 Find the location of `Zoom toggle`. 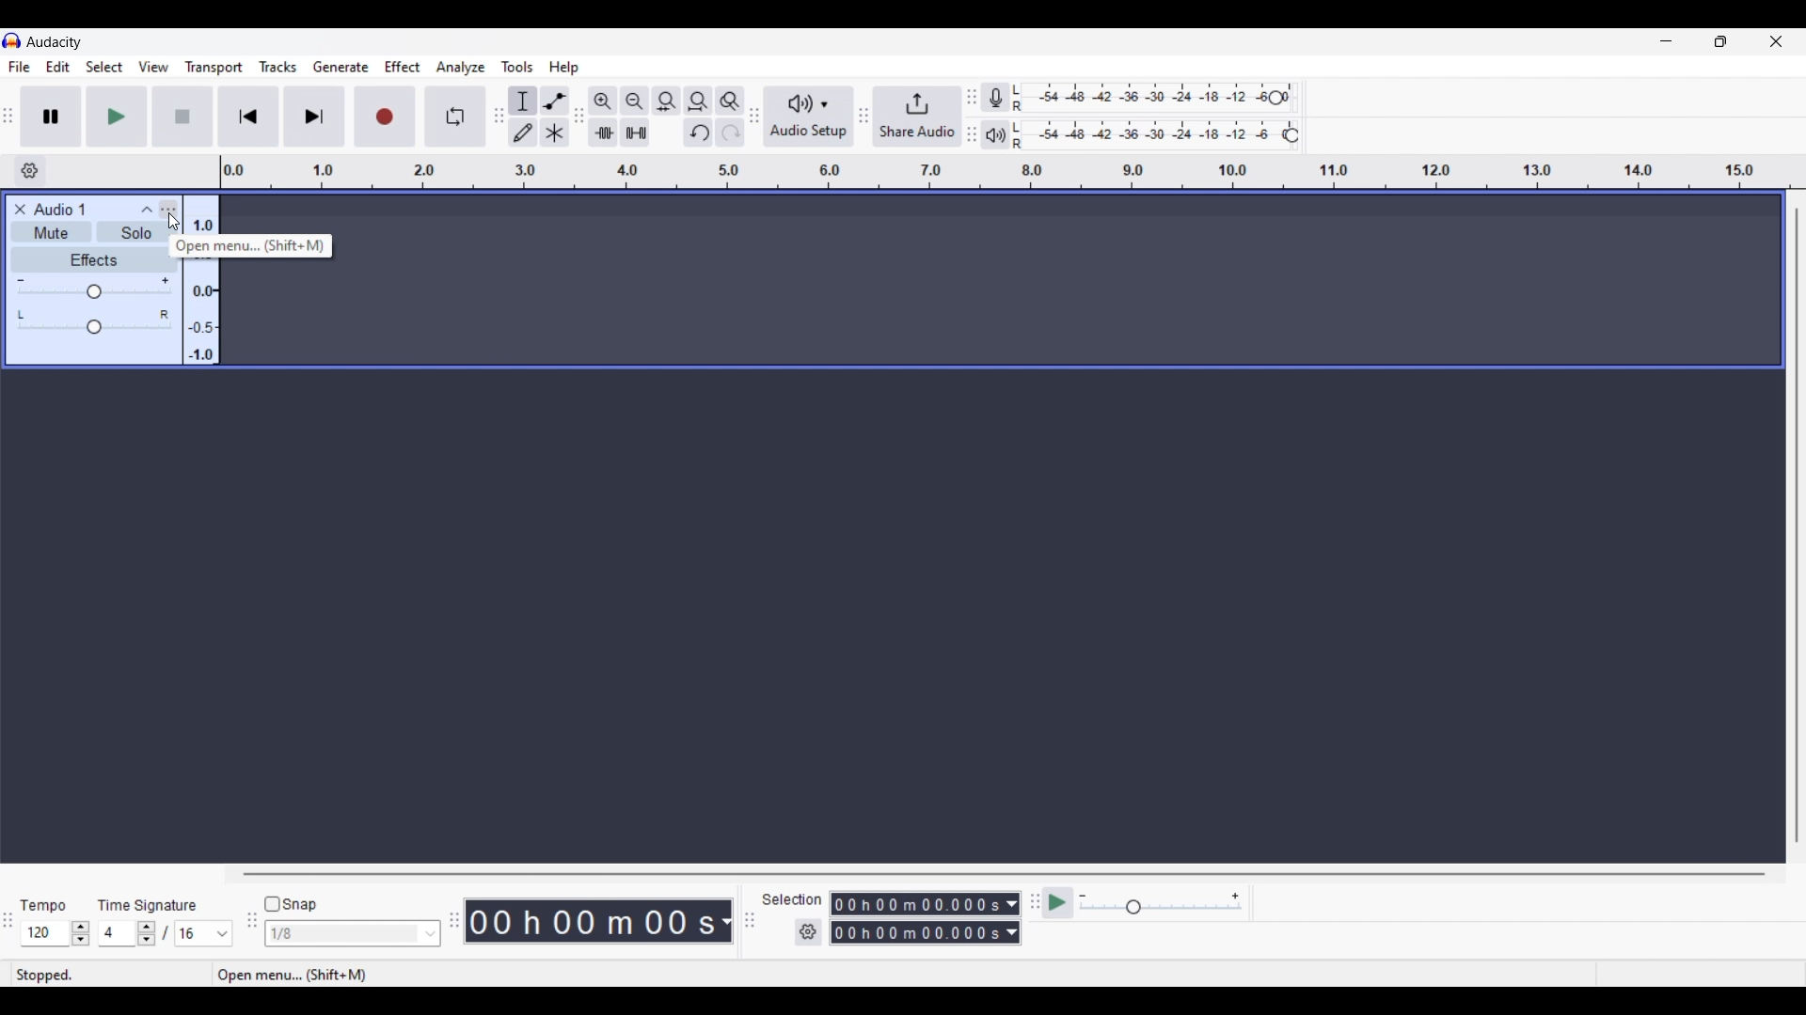

Zoom toggle is located at coordinates (729, 101).